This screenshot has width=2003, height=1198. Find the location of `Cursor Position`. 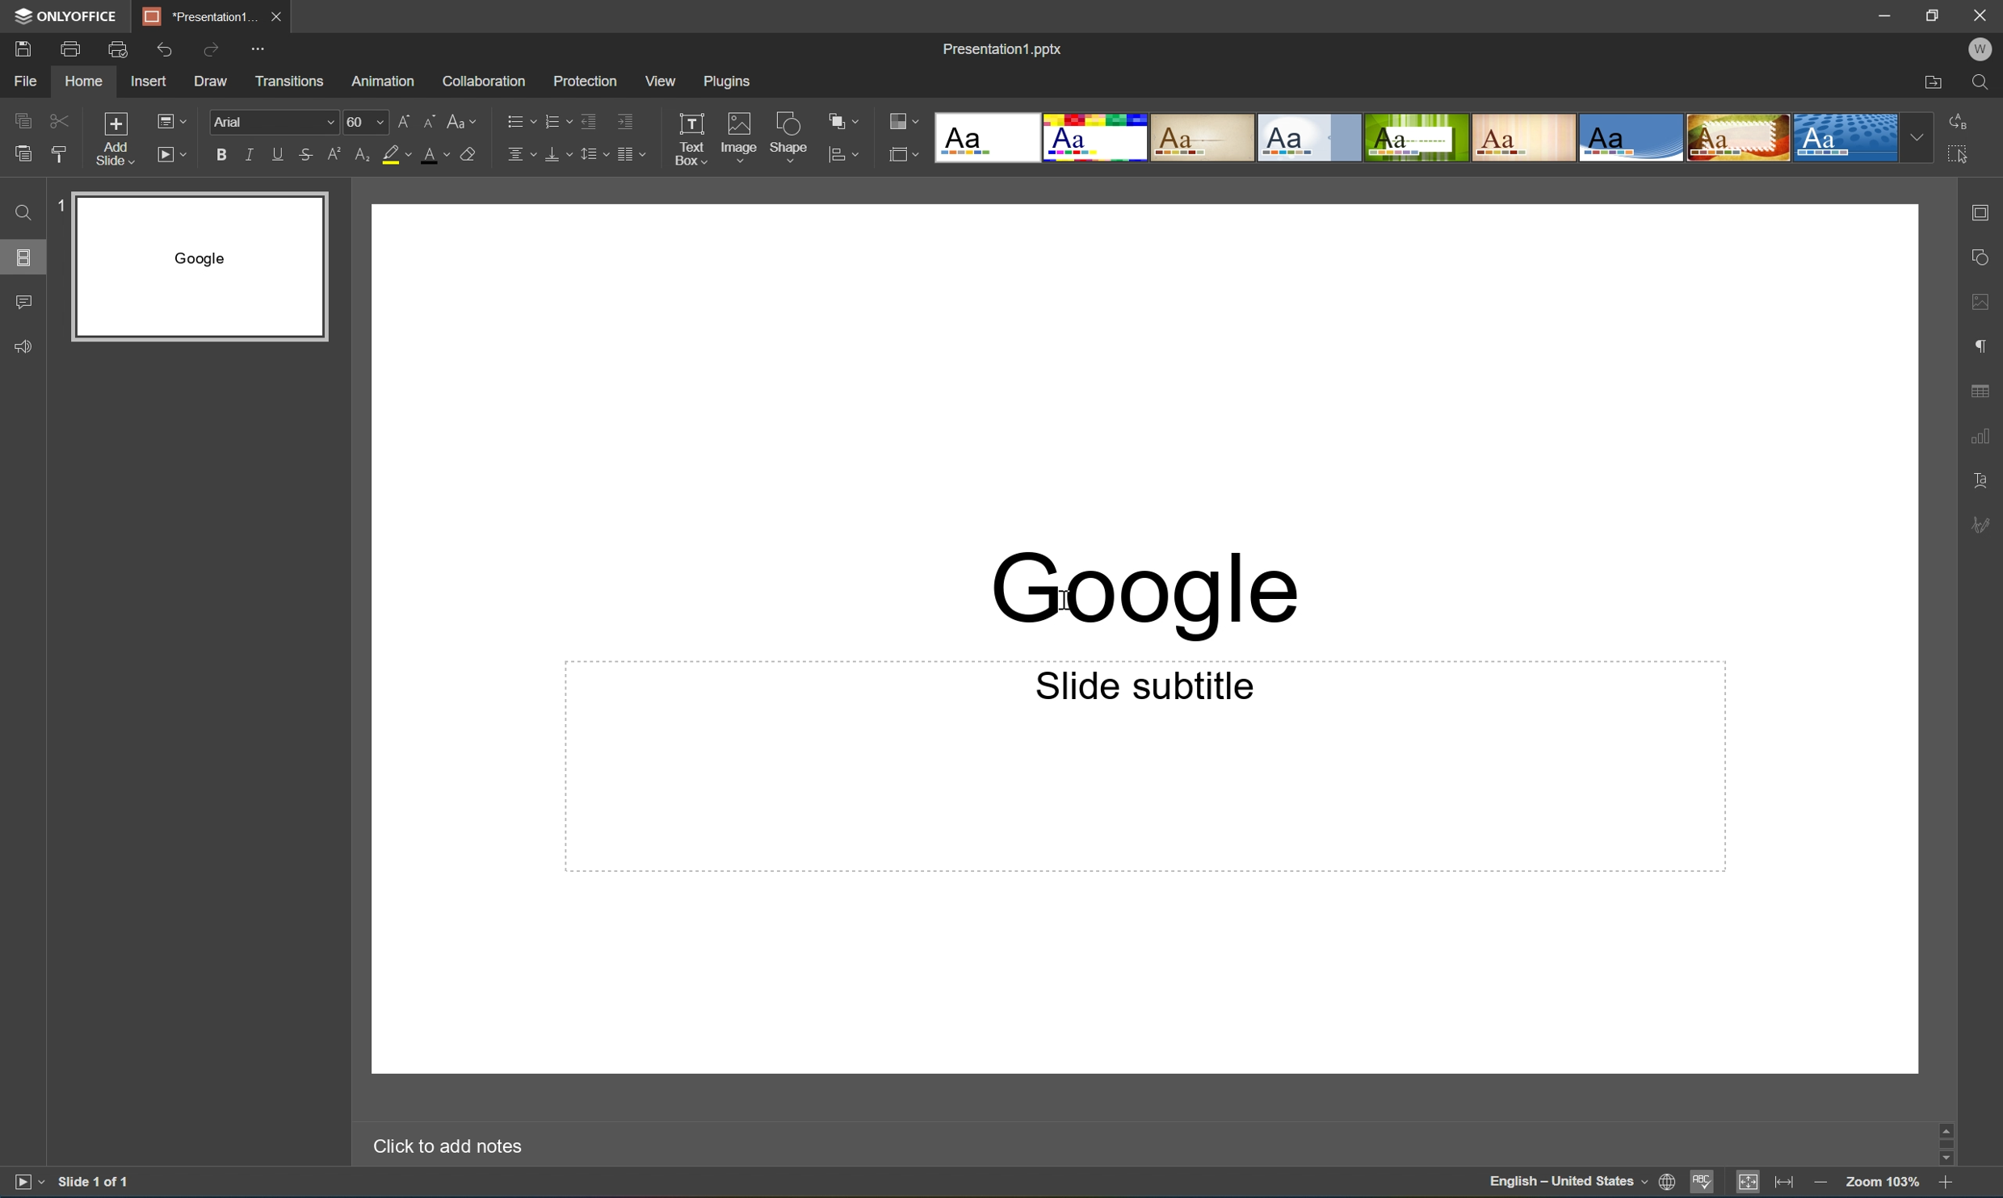

Cursor Position is located at coordinates (1061, 601).